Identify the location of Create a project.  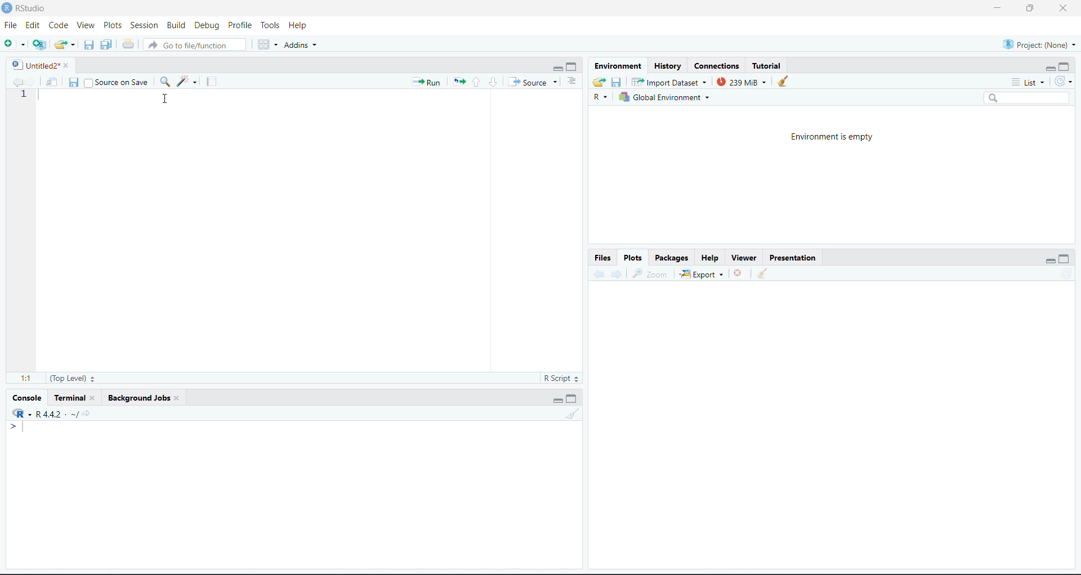
(40, 43).